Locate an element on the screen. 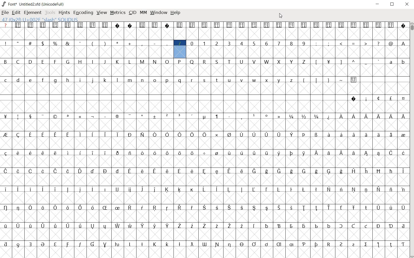 The height and width of the screenshot is (258, 414). glyph is located at coordinates (217, 25).